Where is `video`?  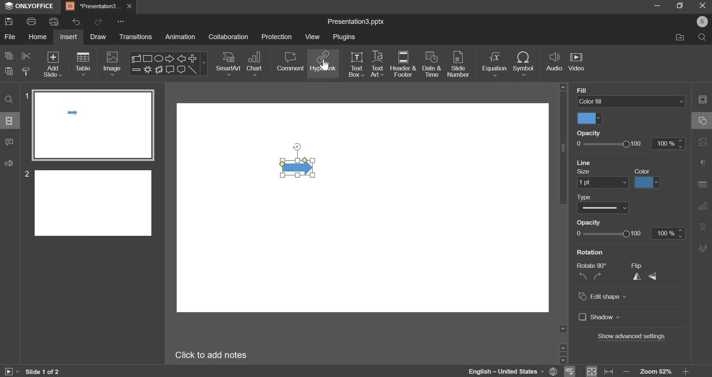 video is located at coordinates (576, 63).